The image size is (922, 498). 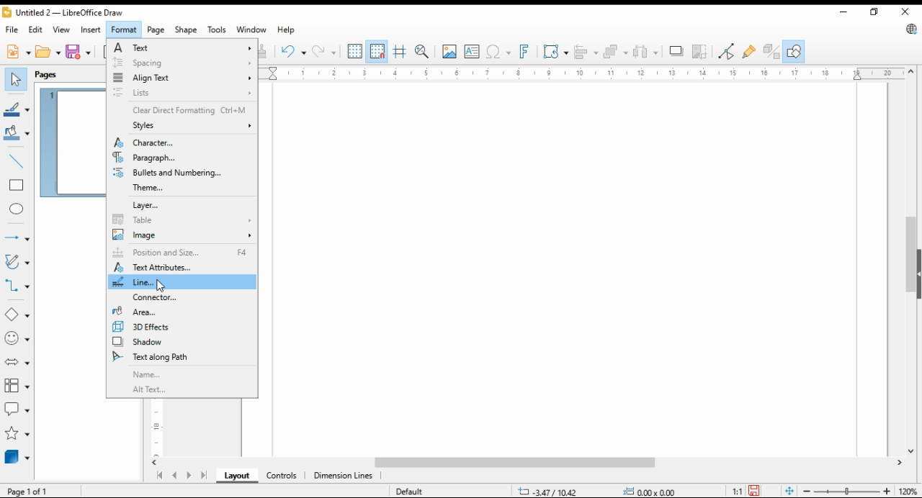 I want to click on toggle point edit mode, so click(x=727, y=51).